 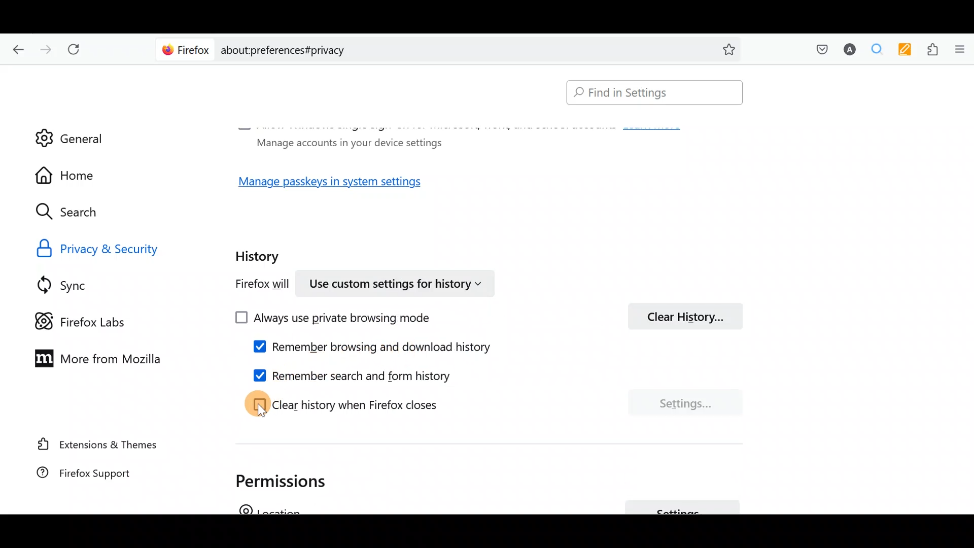 What do you see at coordinates (77, 212) in the screenshot?
I see `Search icon` at bounding box center [77, 212].